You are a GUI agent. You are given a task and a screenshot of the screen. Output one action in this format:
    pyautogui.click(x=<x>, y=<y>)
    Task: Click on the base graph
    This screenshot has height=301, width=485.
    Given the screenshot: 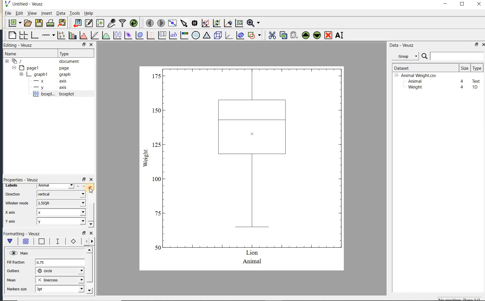 What is the action you would take?
    pyautogui.click(x=34, y=35)
    